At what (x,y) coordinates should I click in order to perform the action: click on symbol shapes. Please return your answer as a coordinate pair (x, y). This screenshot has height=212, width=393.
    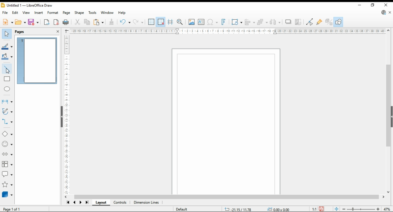
    Looking at the image, I should click on (8, 144).